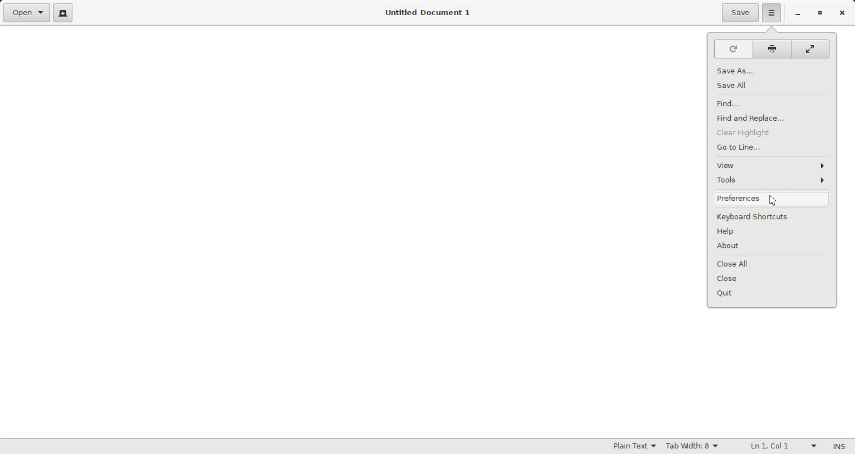 The height and width of the screenshot is (454, 855). What do you see at coordinates (773, 118) in the screenshot?
I see `Find and Replace` at bounding box center [773, 118].